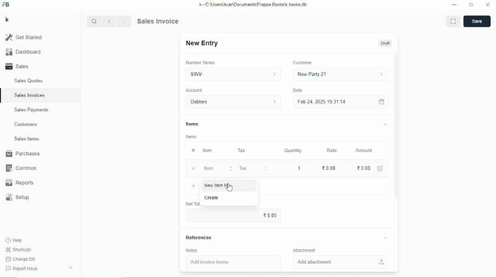  Describe the element at coordinates (270, 216) in the screenshot. I see `0.00` at that location.